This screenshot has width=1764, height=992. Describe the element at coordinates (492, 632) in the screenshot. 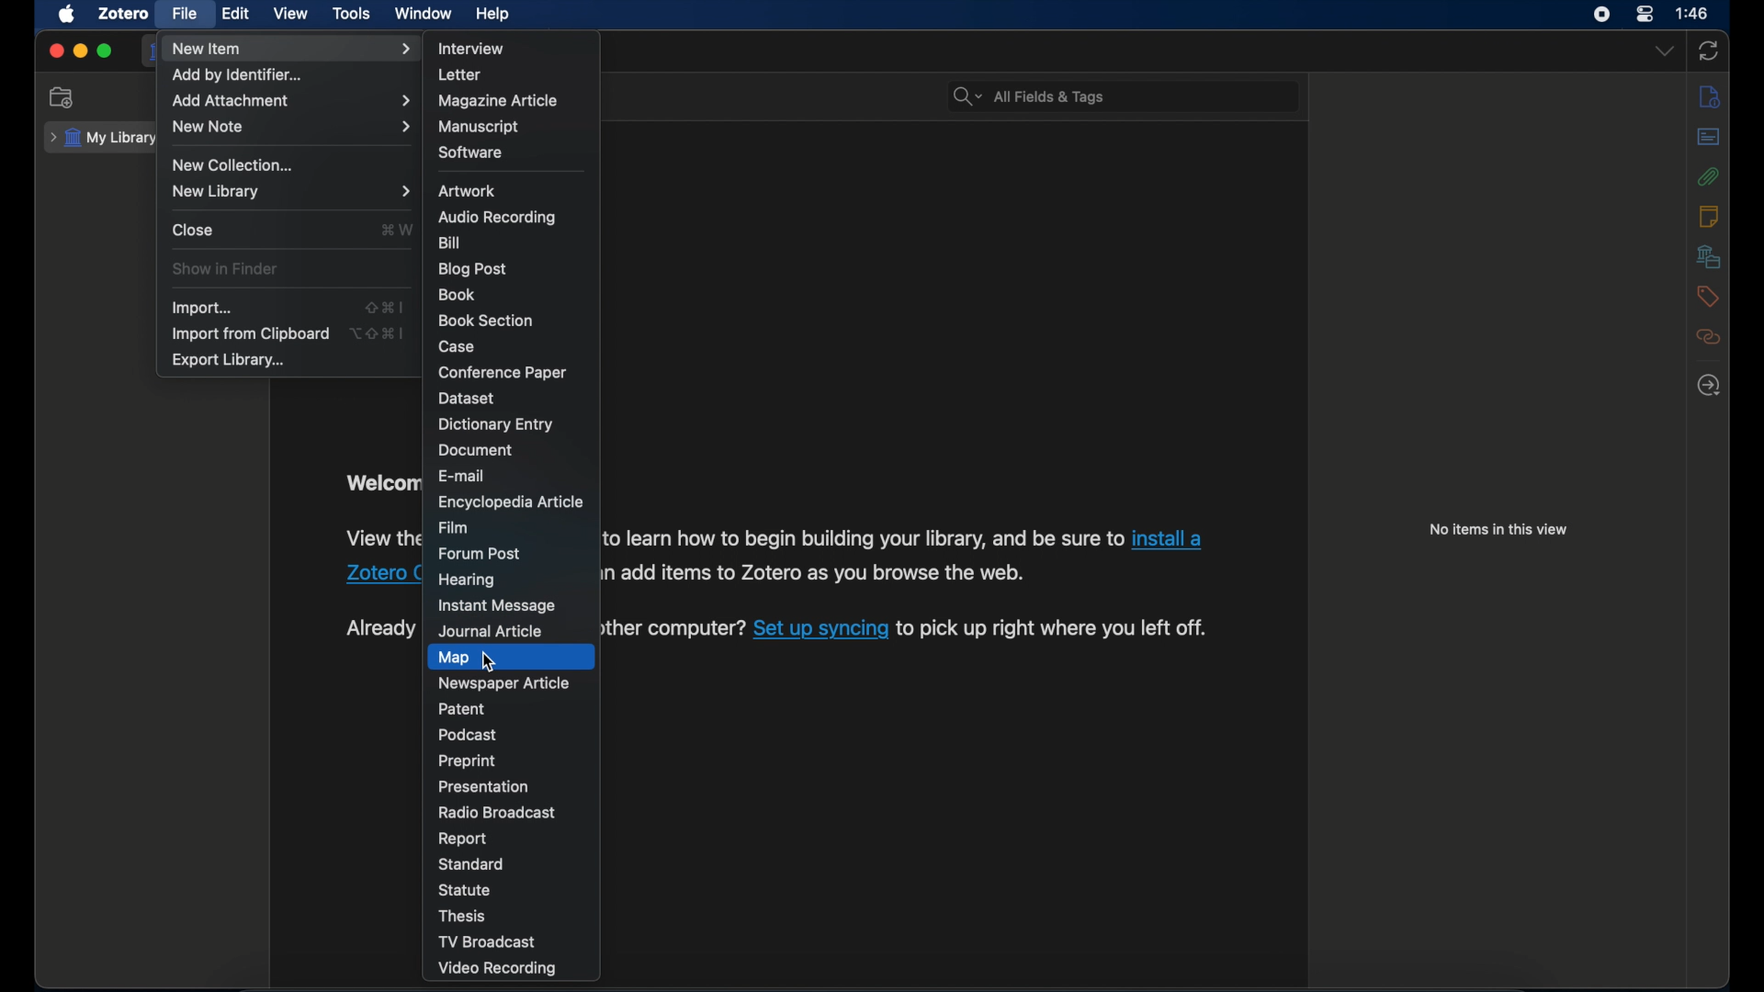

I see `journal article` at that location.